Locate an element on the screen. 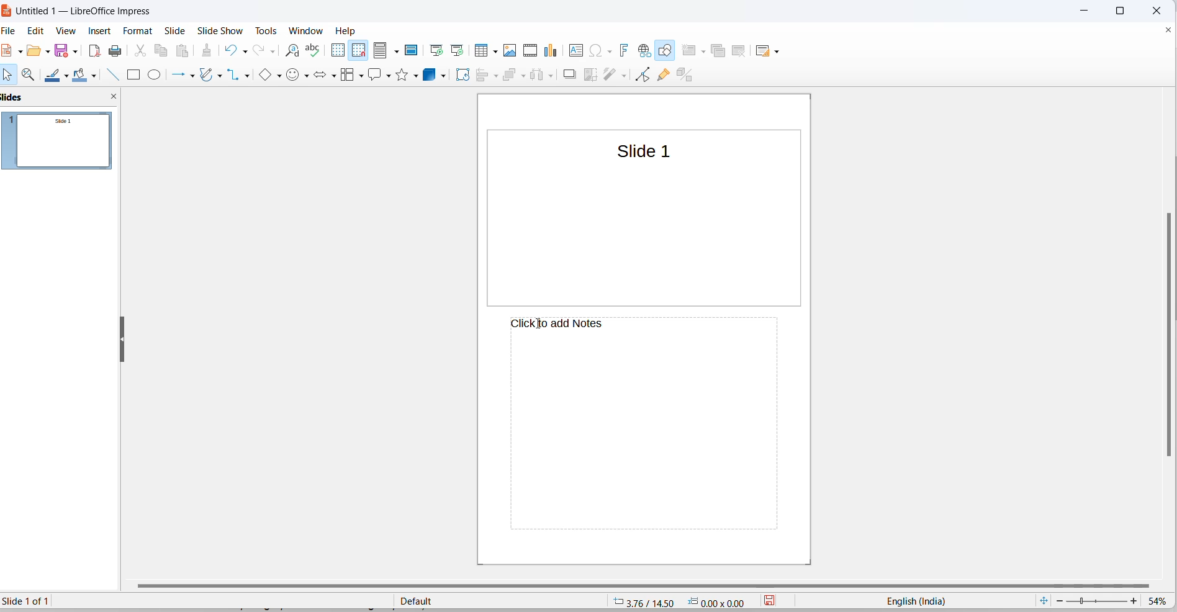  view is located at coordinates (67, 32).